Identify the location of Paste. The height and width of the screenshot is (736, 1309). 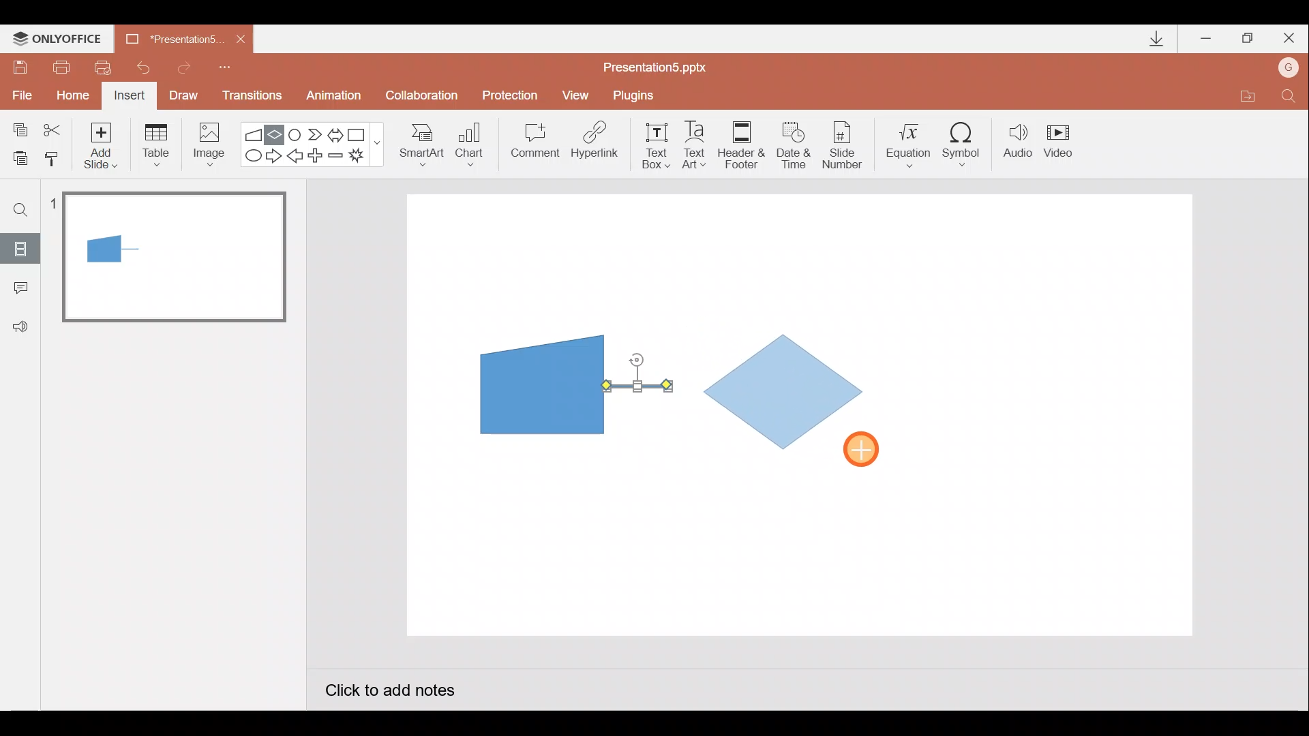
(16, 157).